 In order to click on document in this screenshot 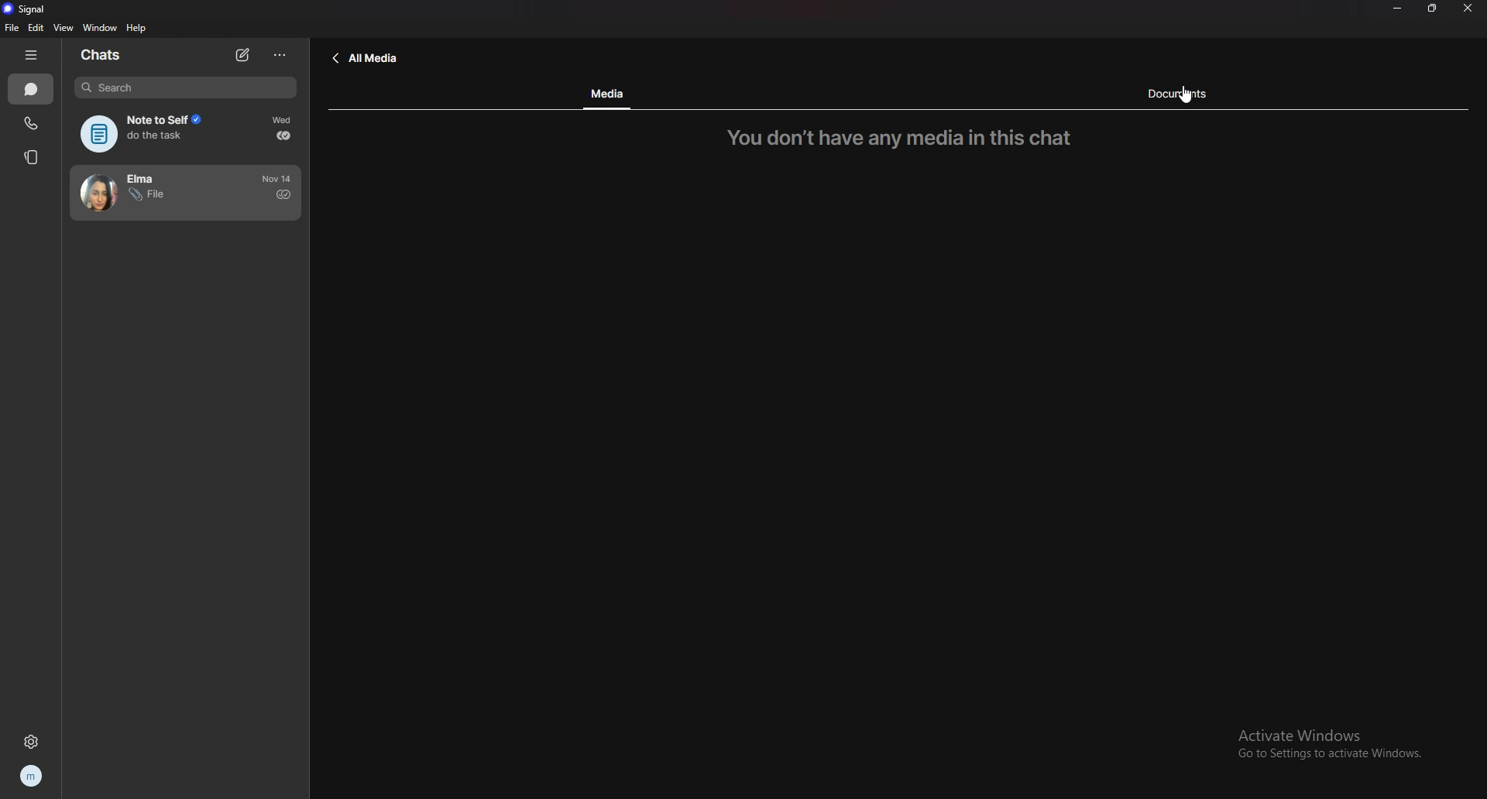, I will do `click(1186, 94)`.